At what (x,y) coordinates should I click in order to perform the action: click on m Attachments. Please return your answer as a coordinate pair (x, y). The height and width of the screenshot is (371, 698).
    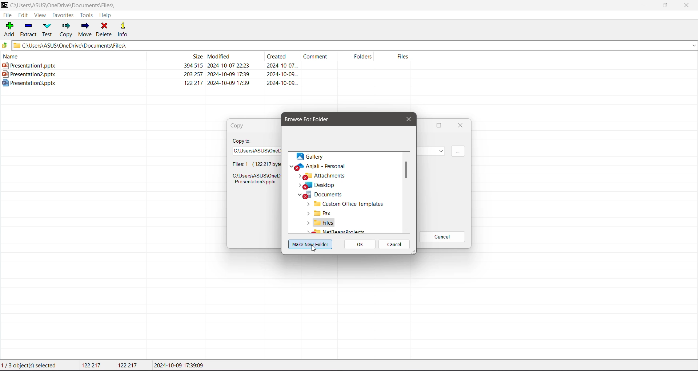
    Looking at the image, I should click on (324, 176).